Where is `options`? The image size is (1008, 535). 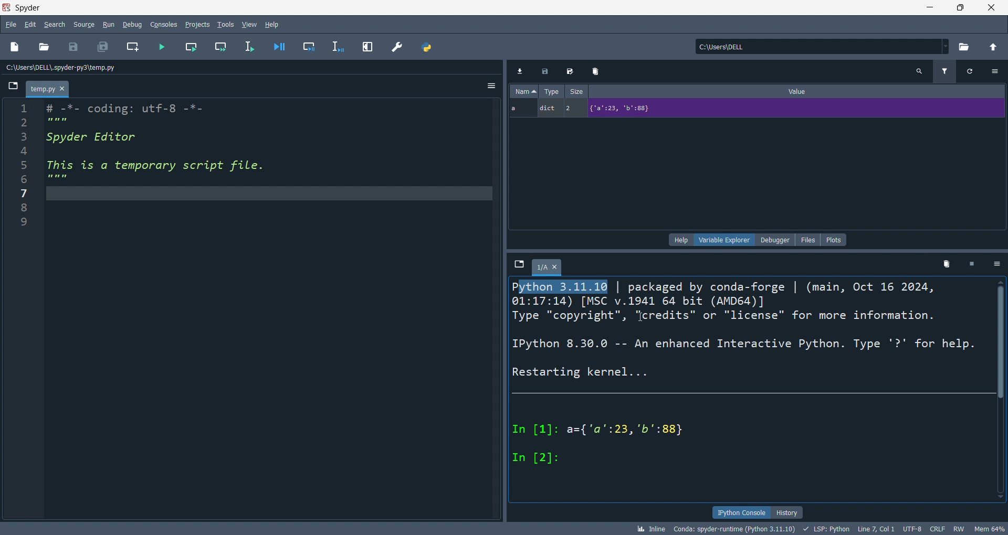
options is located at coordinates (999, 264).